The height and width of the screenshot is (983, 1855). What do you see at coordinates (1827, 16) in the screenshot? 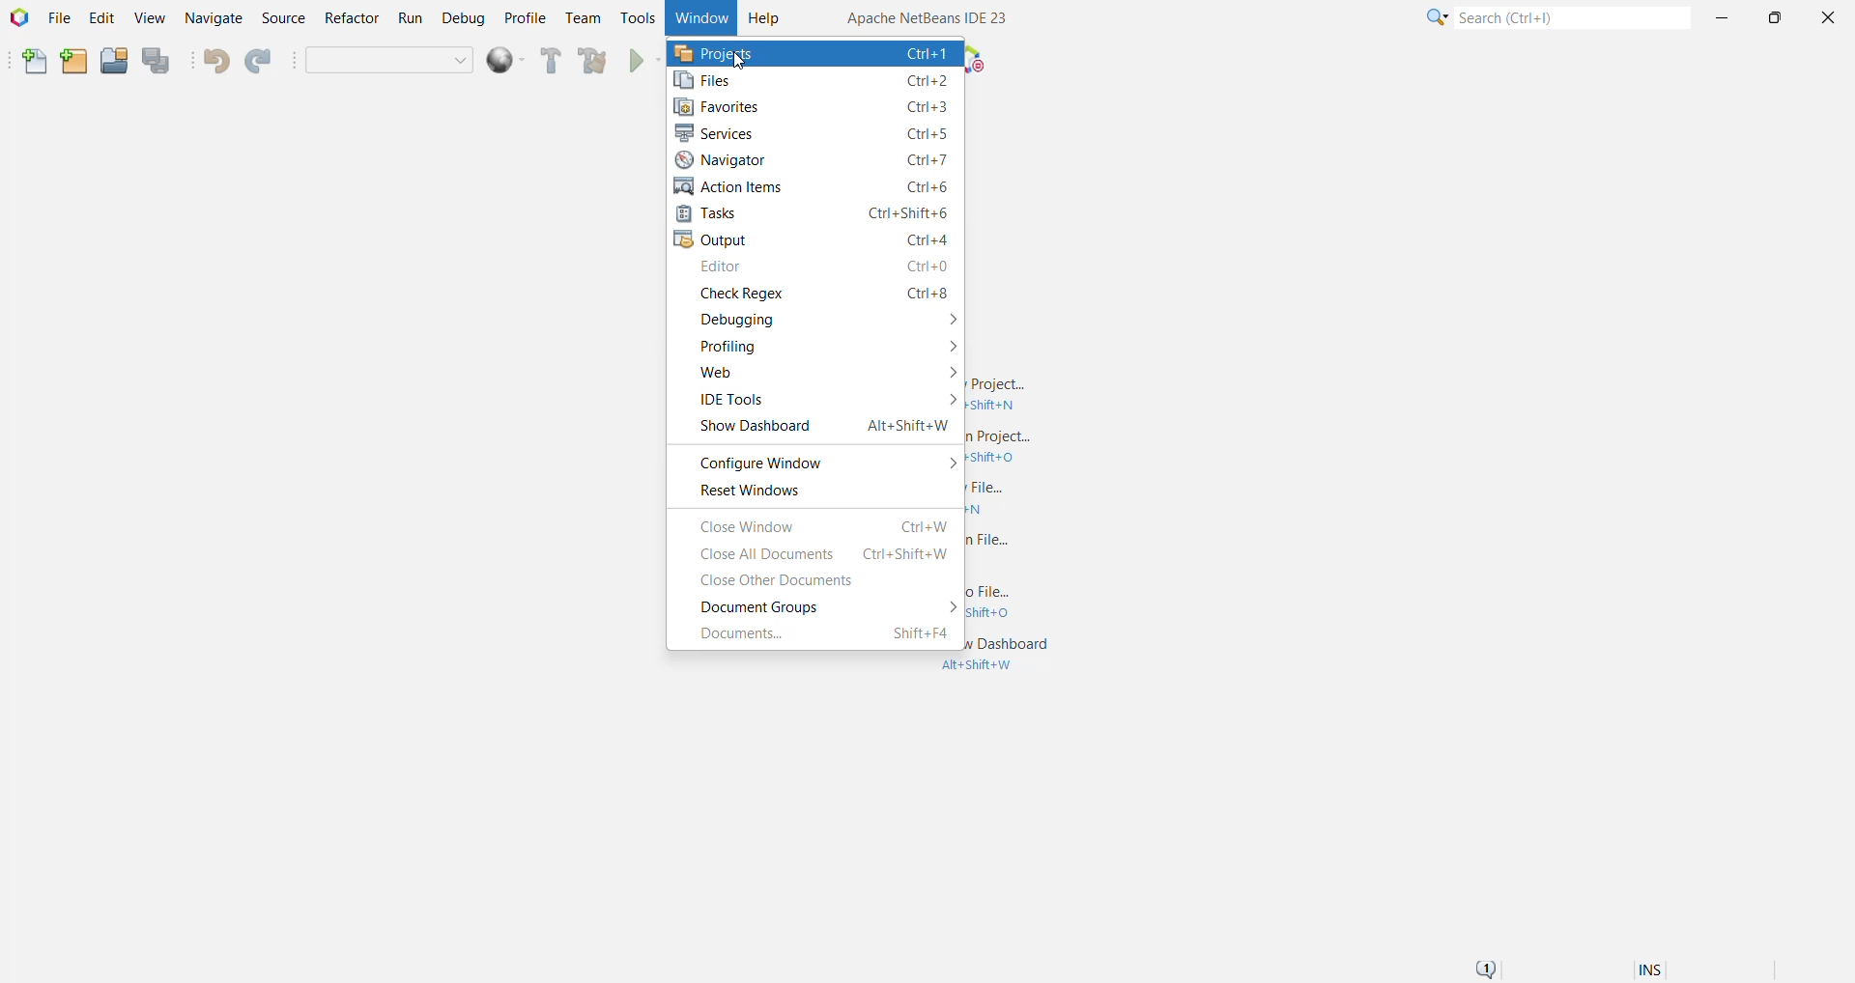
I see `Close` at bounding box center [1827, 16].